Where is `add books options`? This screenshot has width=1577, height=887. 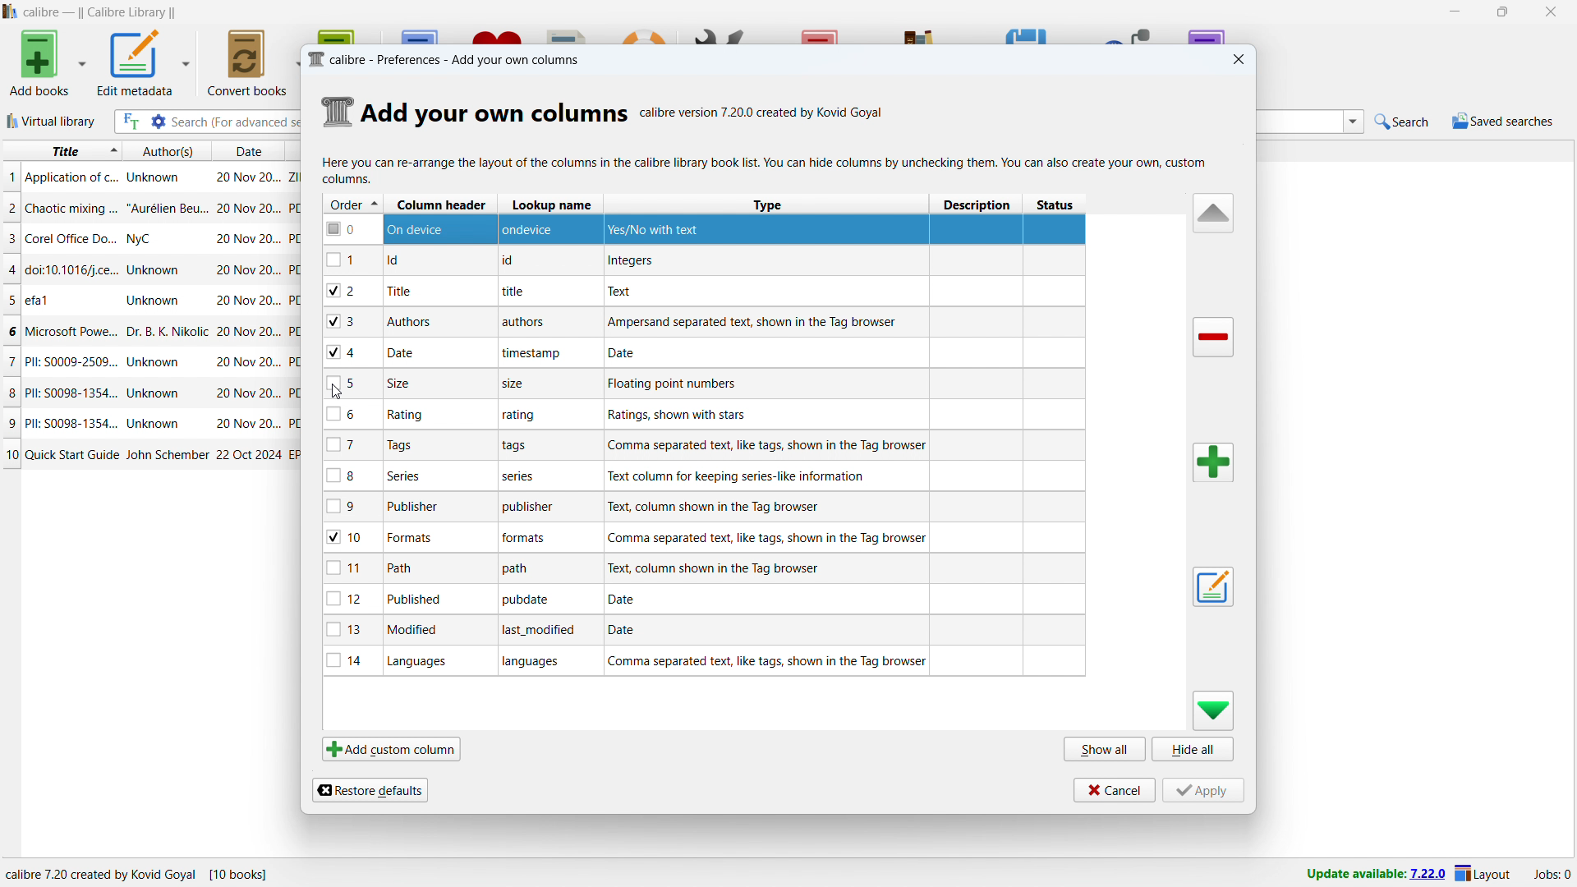 add books options is located at coordinates (84, 62).